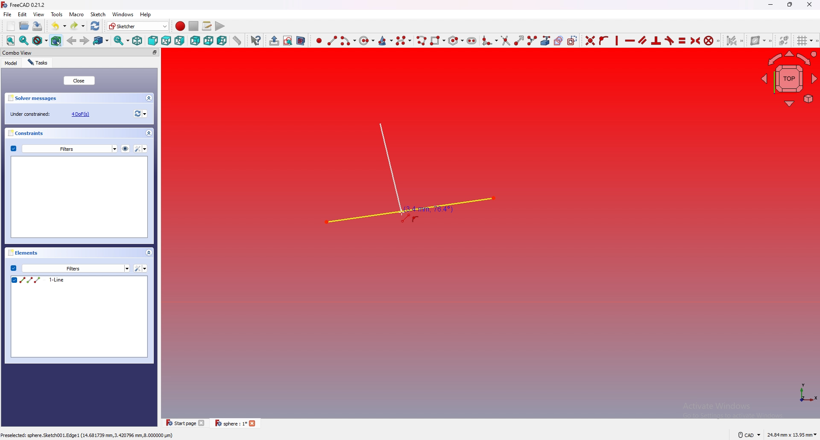 The image size is (820, 440). Describe the element at coordinates (137, 41) in the screenshot. I see `Isometric` at that location.